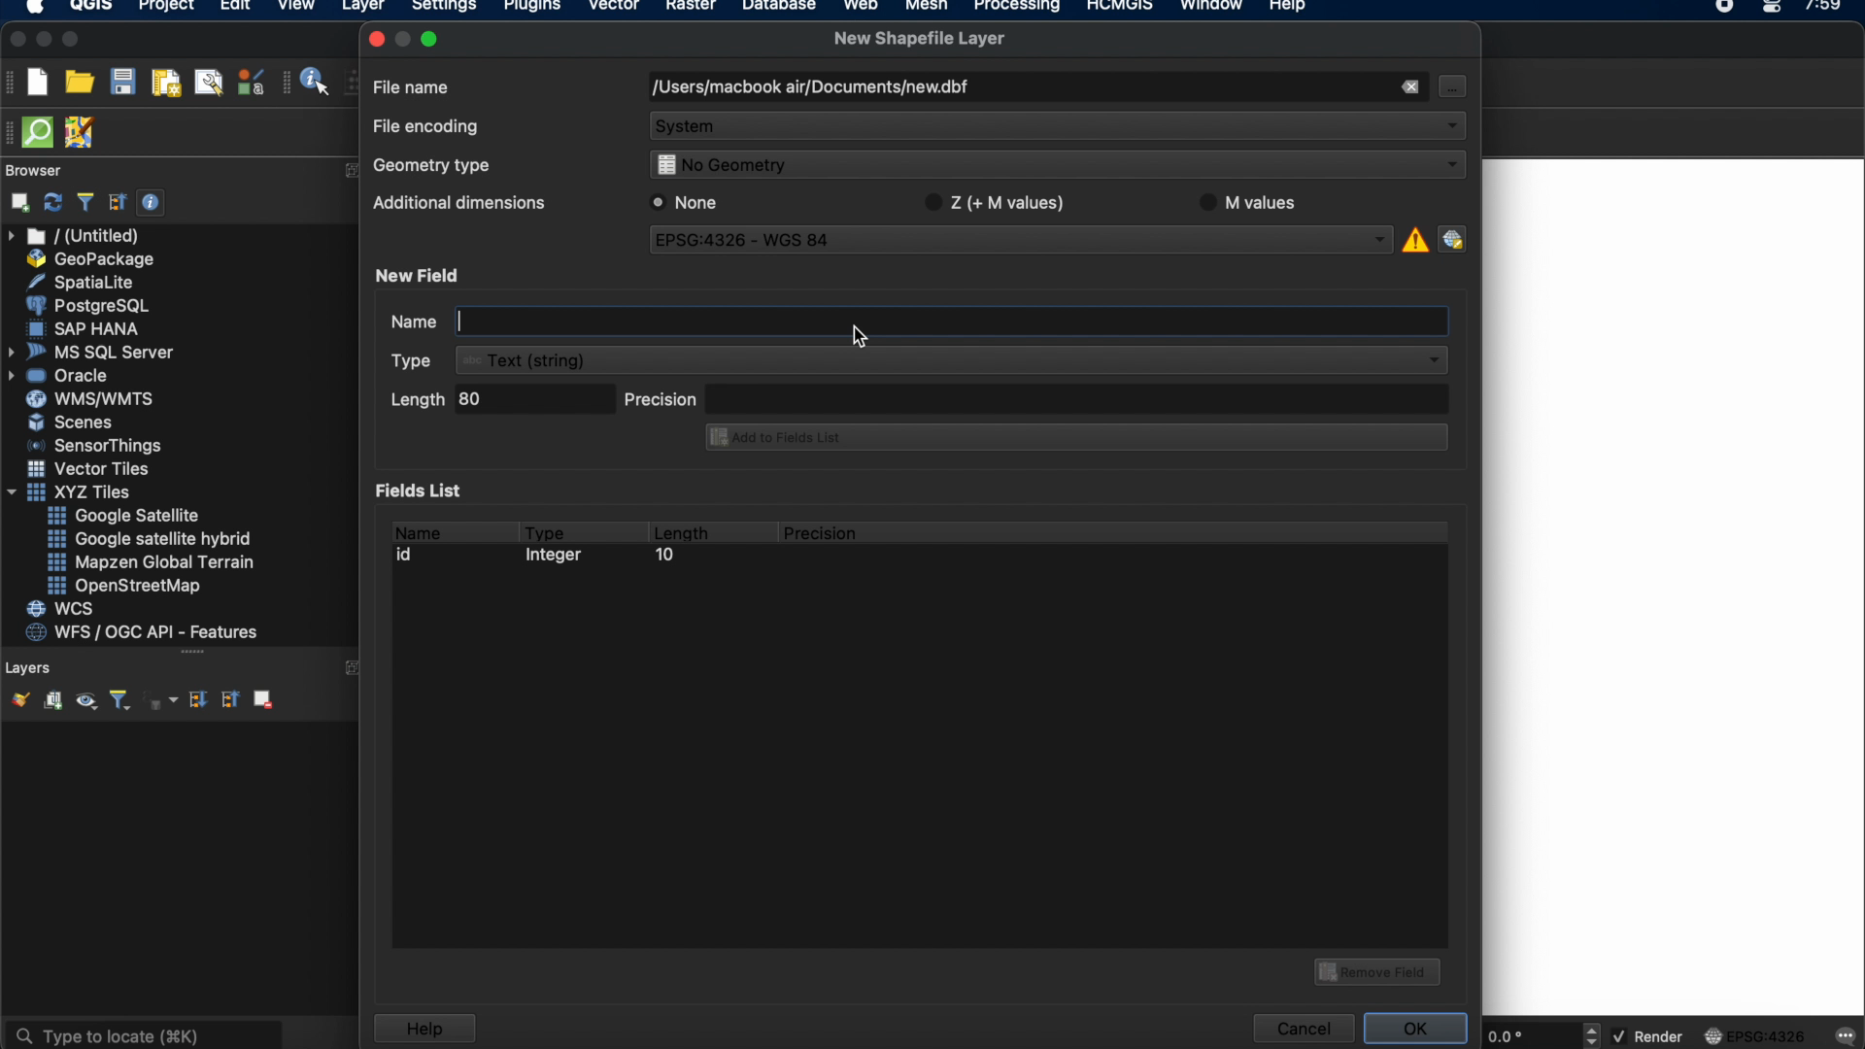 The image size is (1865, 1049). What do you see at coordinates (95, 446) in the screenshot?
I see `sensorthings` at bounding box center [95, 446].